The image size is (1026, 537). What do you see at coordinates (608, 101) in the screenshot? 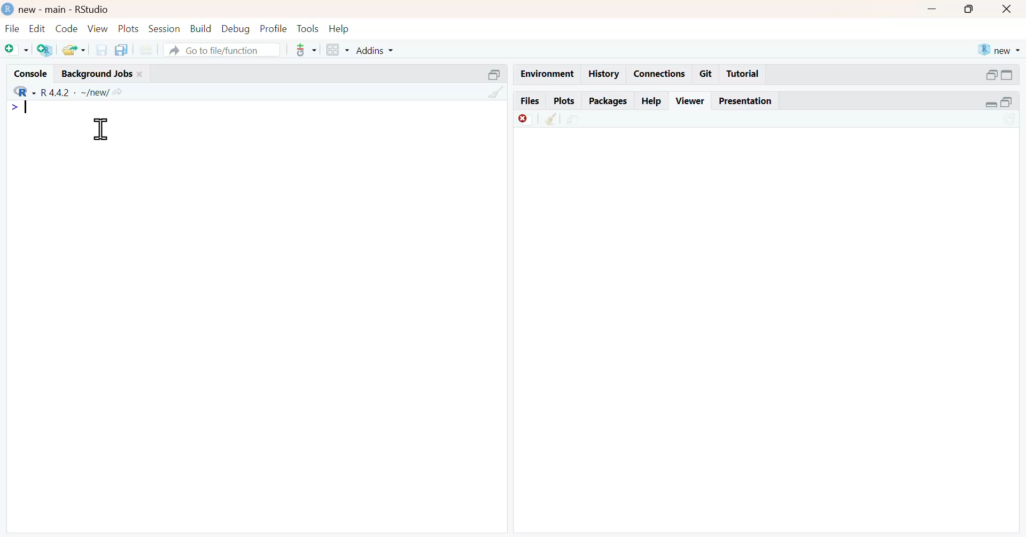
I see `packages` at bounding box center [608, 101].